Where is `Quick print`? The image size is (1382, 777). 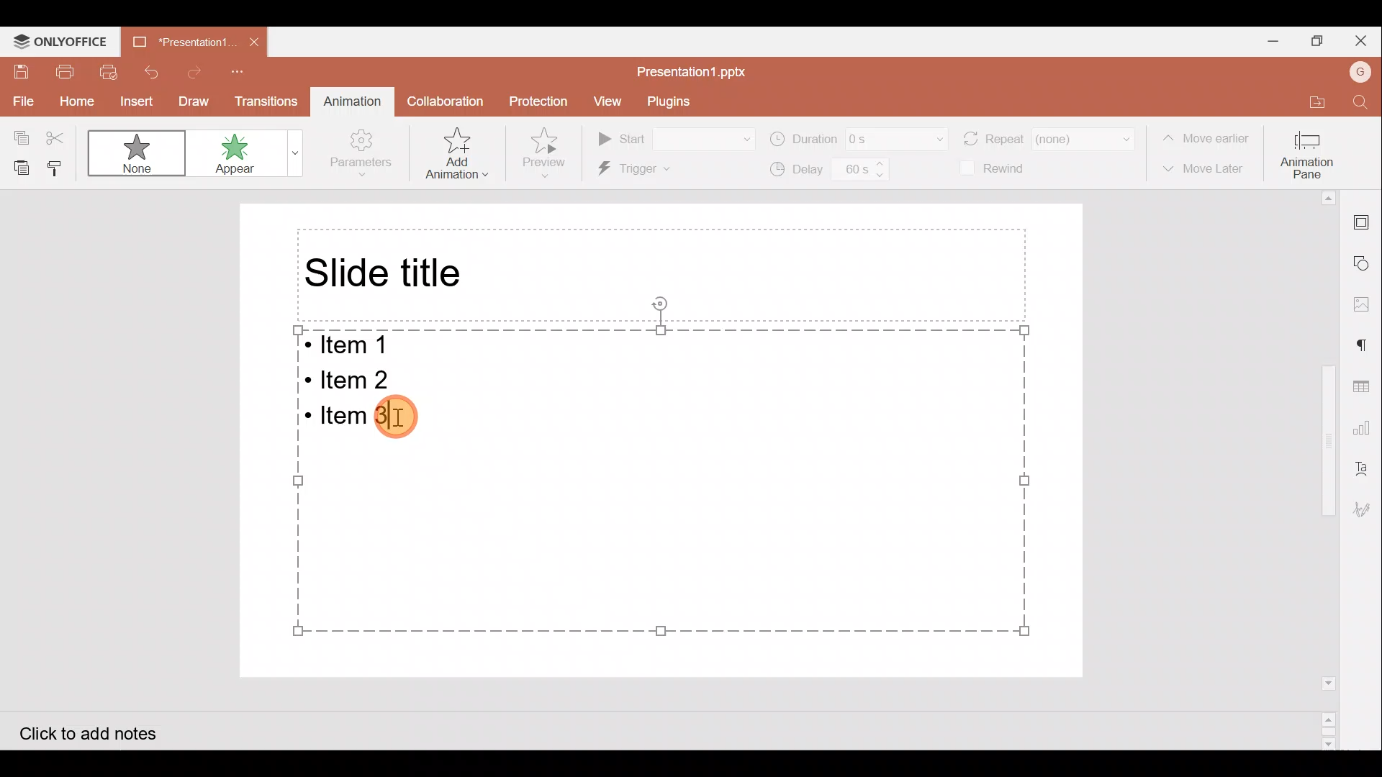
Quick print is located at coordinates (109, 70).